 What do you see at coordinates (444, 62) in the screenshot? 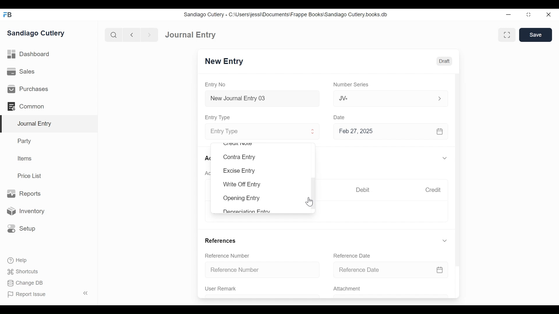
I see `Draft` at bounding box center [444, 62].